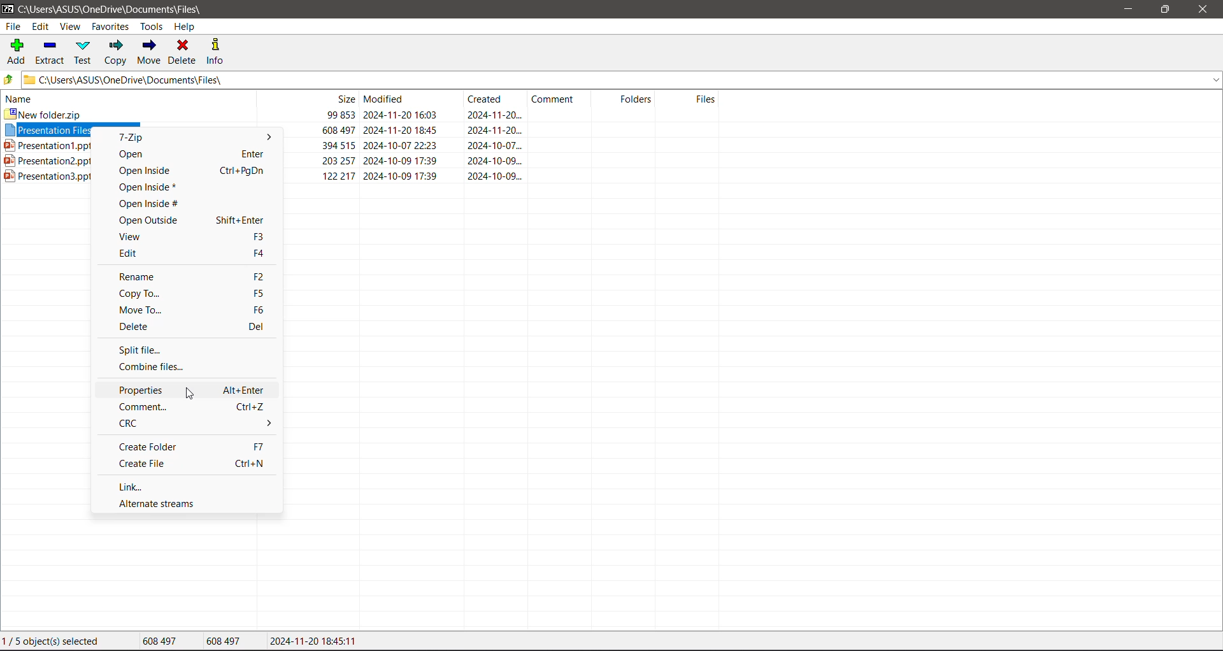 This screenshot has width=1223, height=651. I want to click on Open, so click(193, 154).